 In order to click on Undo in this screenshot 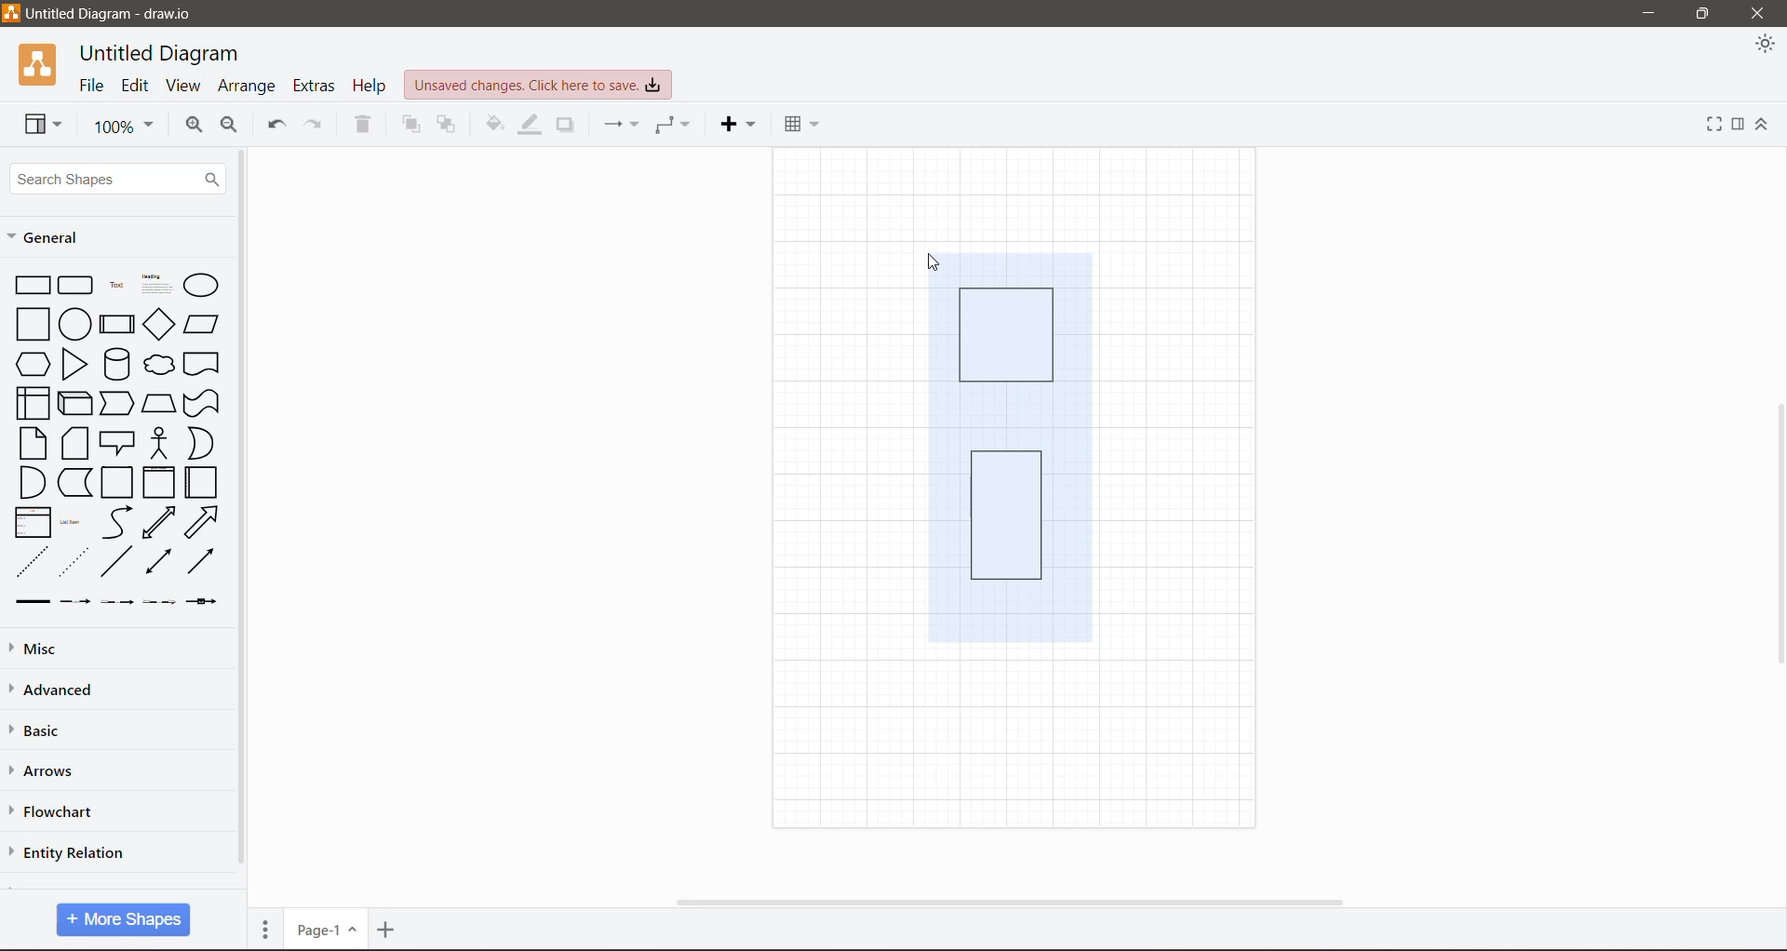, I will do `click(276, 125)`.